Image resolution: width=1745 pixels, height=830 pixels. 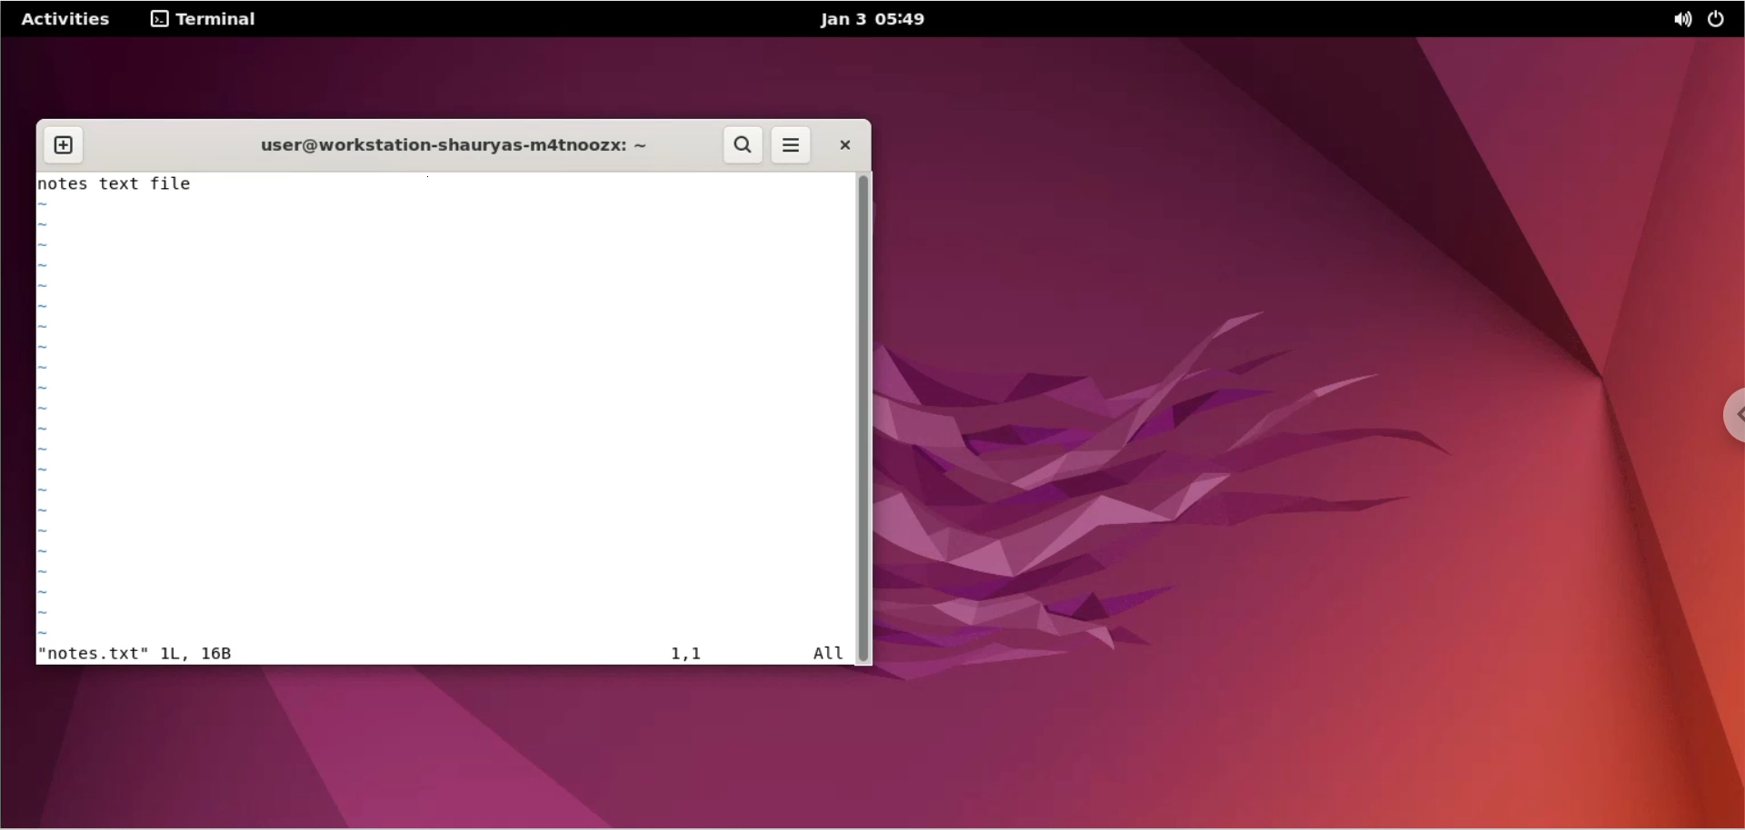 I want to click on jan 3 05:49, so click(x=866, y=20).